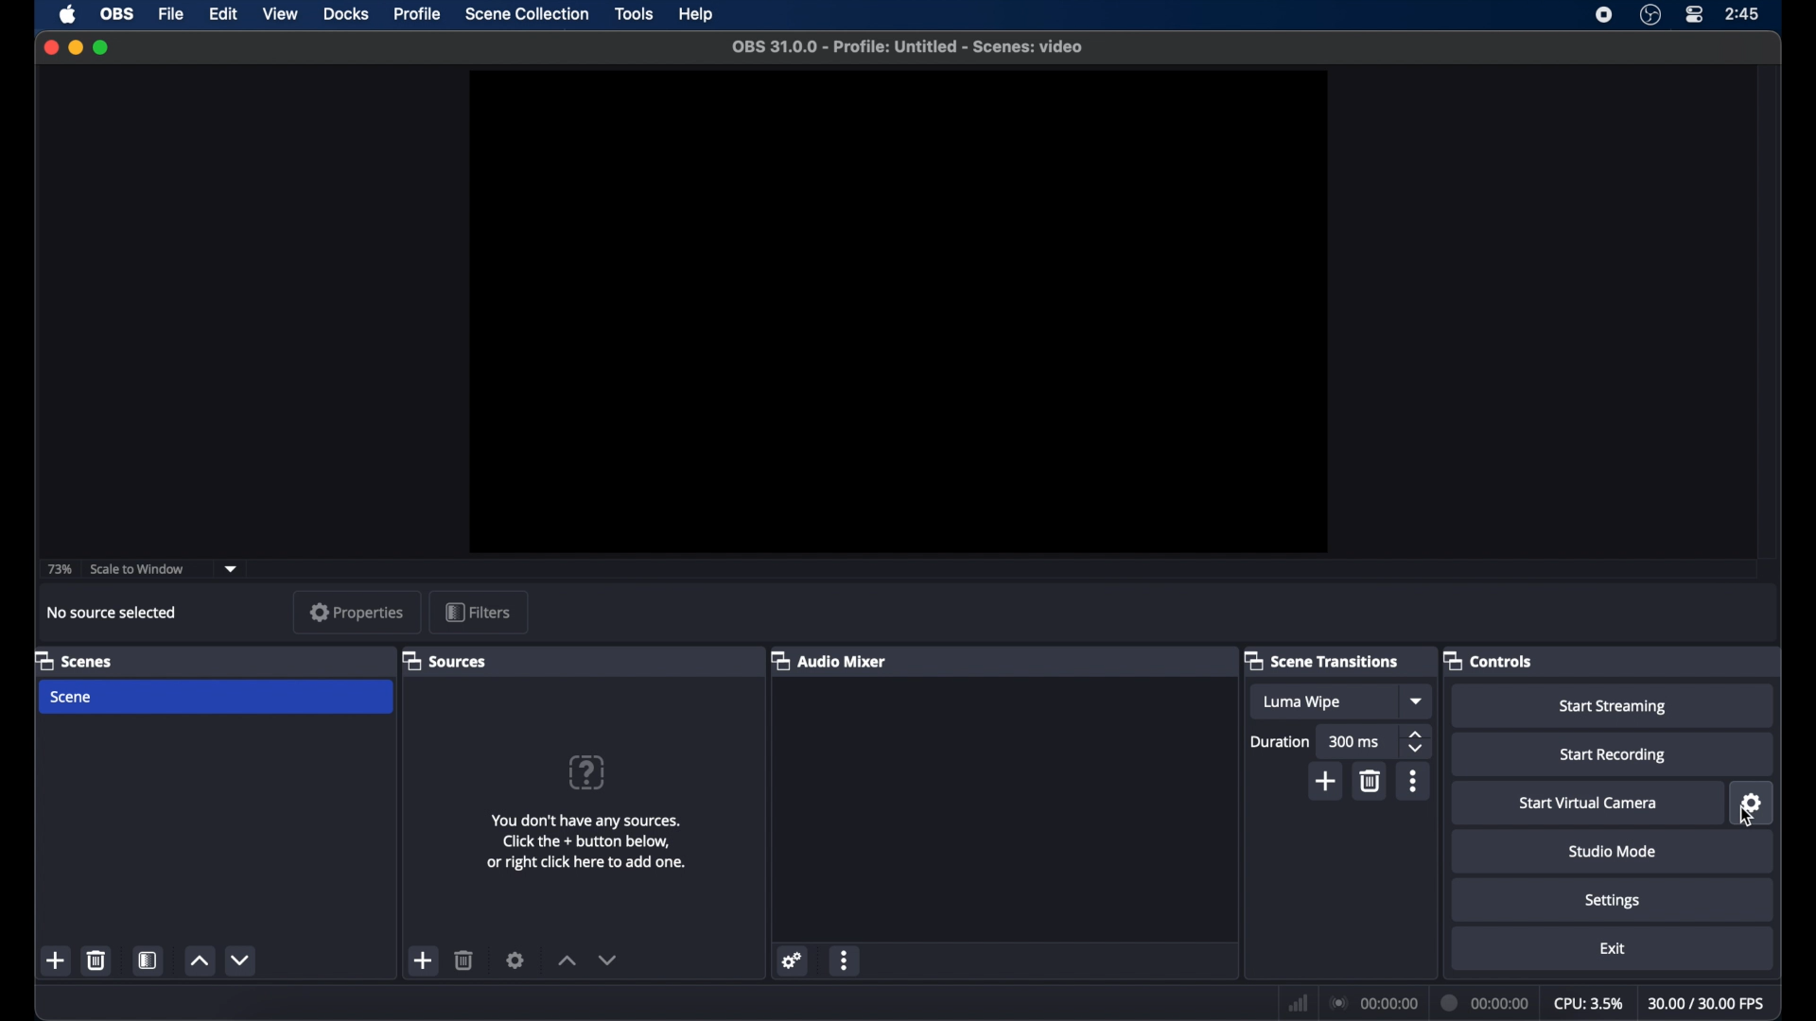 Image resolution: width=1816 pixels, height=1021 pixels. What do you see at coordinates (58, 570) in the screenshot?
I see `73%` at bounding box center [58, 570].